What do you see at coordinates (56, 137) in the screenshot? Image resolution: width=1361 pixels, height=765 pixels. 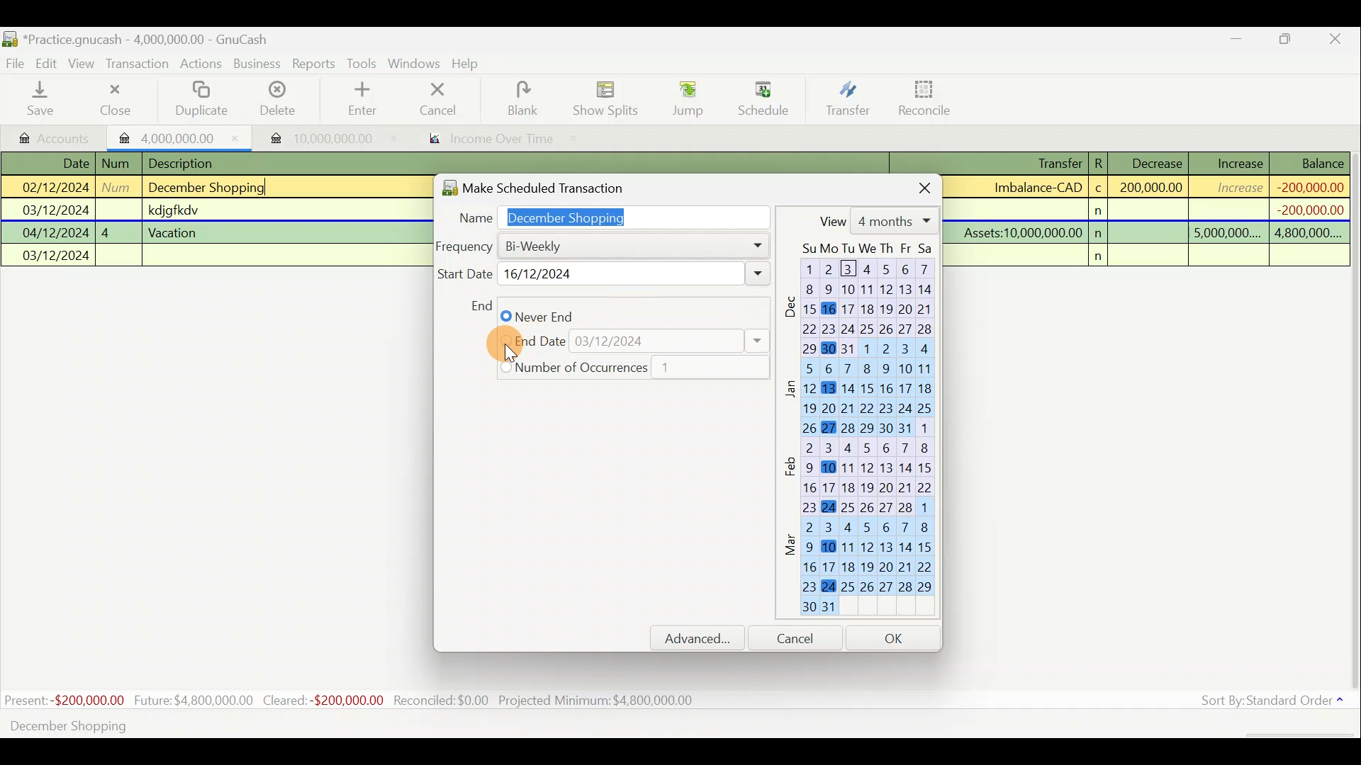 I see `Accounts` at bounding box center [56, 137].